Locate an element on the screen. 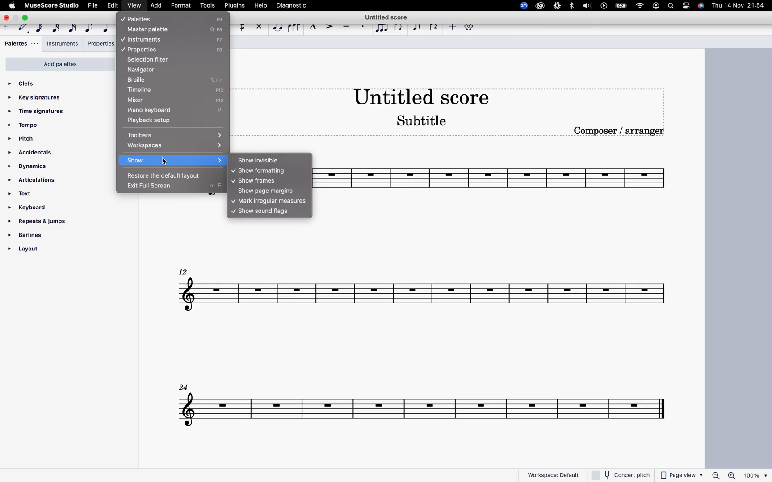 The image size is (772, 482). clefs is located at coordinates (26, 83).